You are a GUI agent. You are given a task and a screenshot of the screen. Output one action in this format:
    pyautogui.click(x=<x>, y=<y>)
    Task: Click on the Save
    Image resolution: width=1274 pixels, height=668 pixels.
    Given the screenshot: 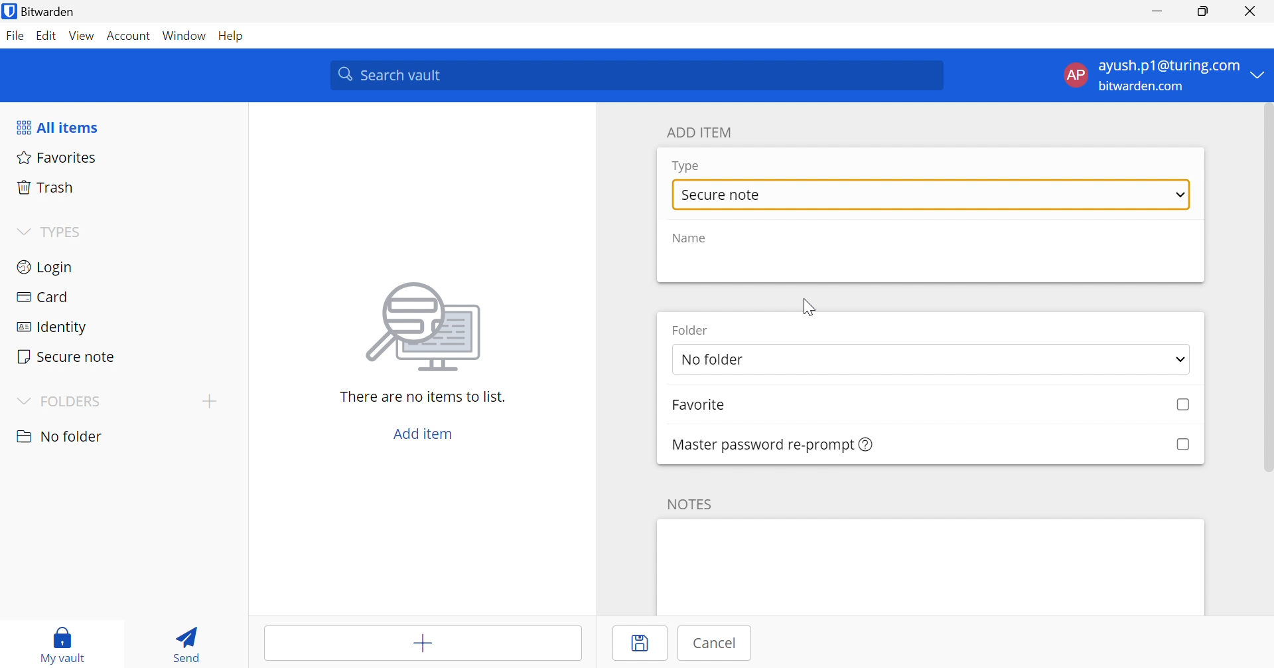 What is the action you would take?
    pyautogui.click(x=639, y=643)
    